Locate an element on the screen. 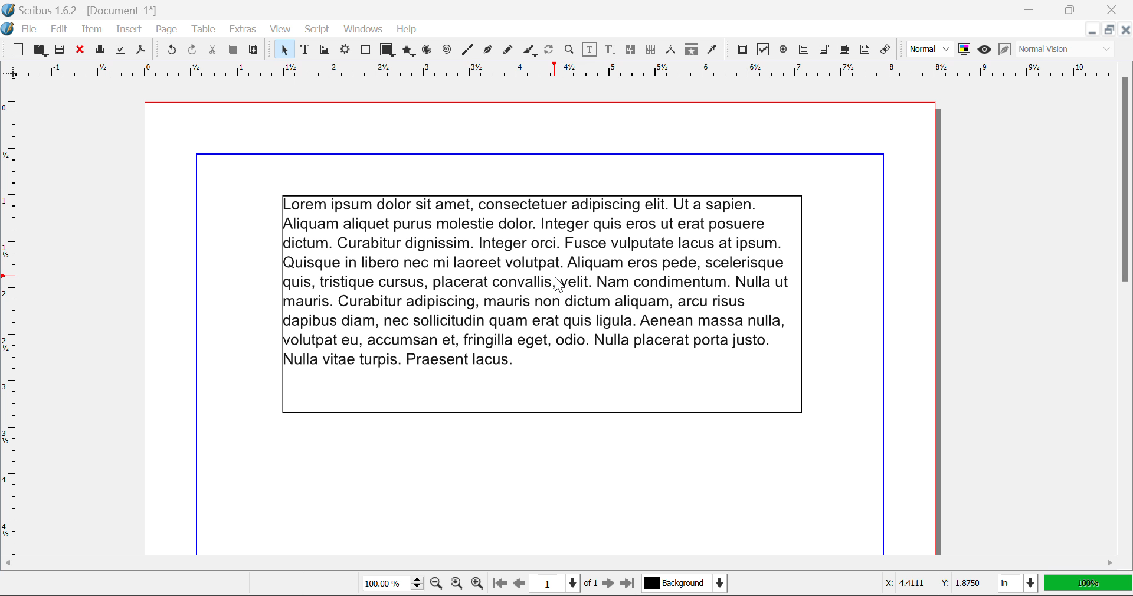  New is located at coordinates (15, 50).